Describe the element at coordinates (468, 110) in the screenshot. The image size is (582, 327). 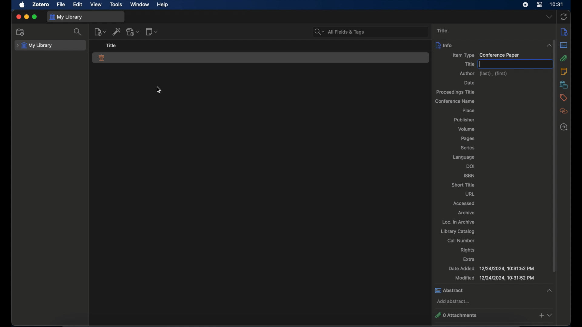
I see `place` at that location.